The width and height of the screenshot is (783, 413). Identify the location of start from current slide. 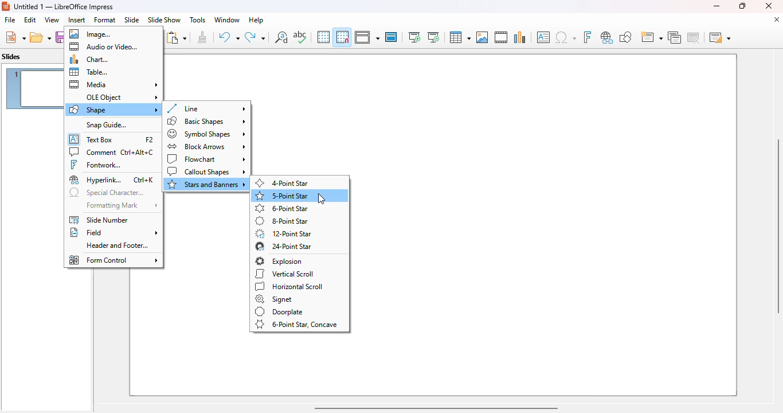
(433, 37).